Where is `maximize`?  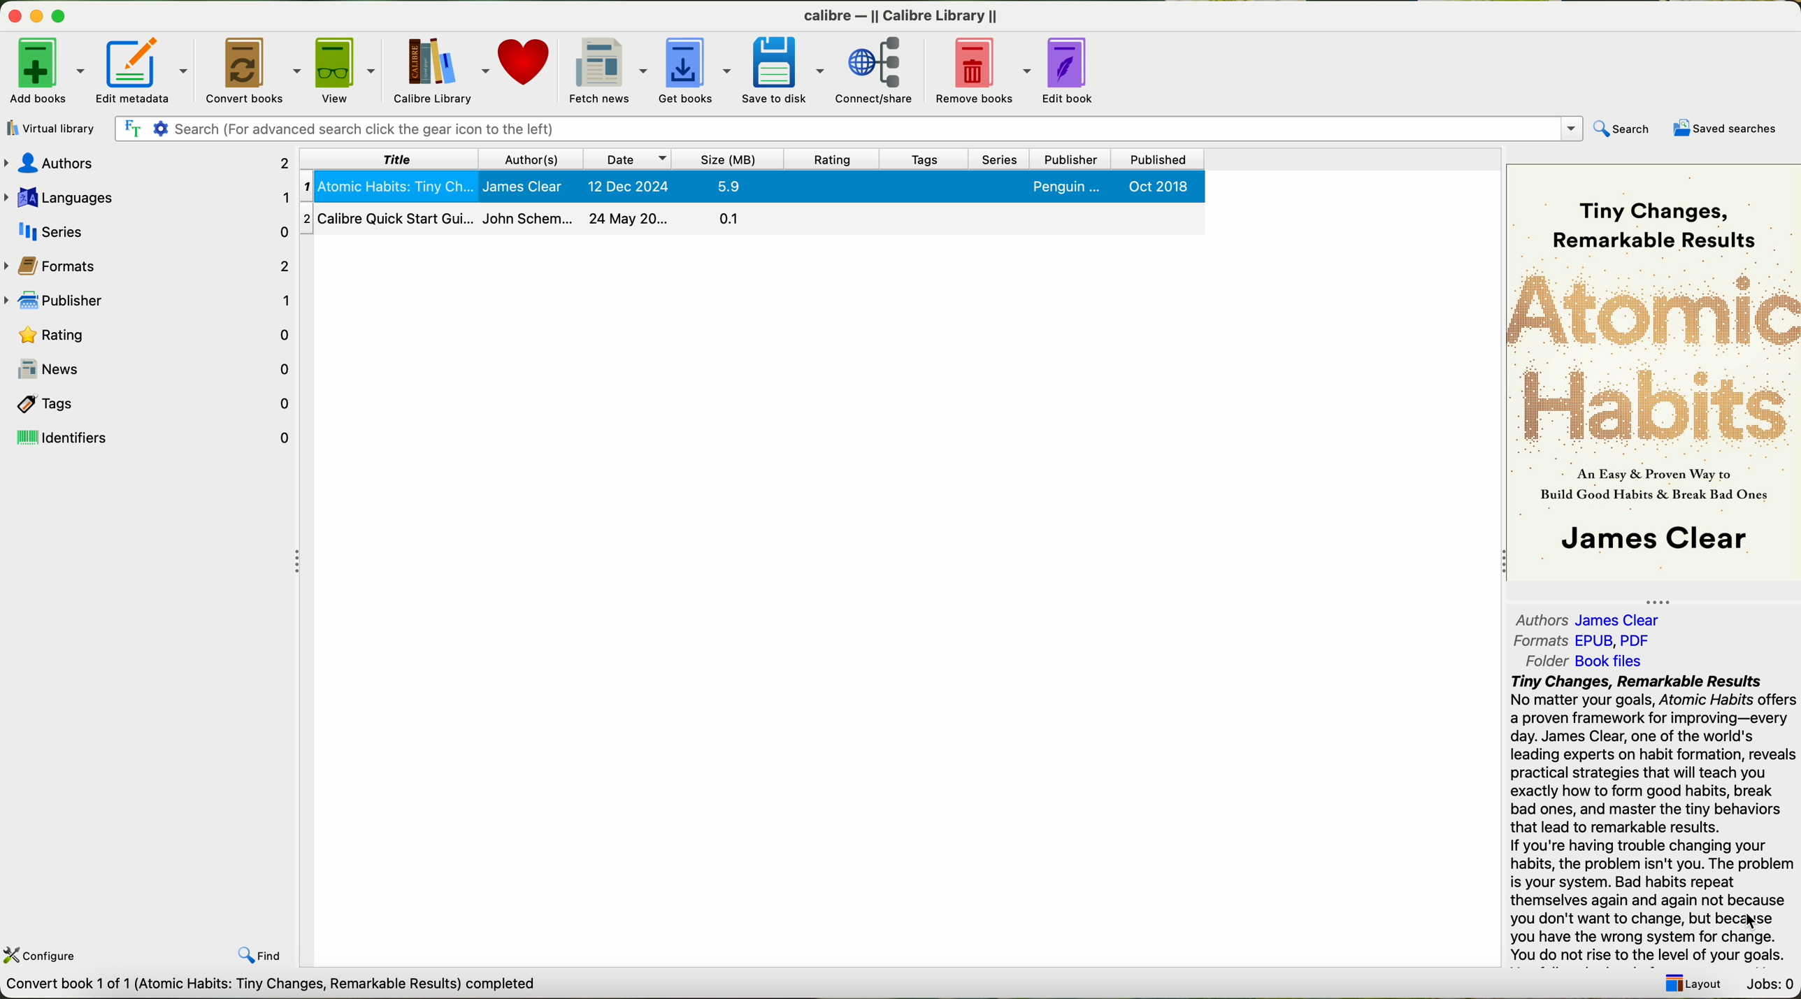
maximize is located at coordinates (62, 13).